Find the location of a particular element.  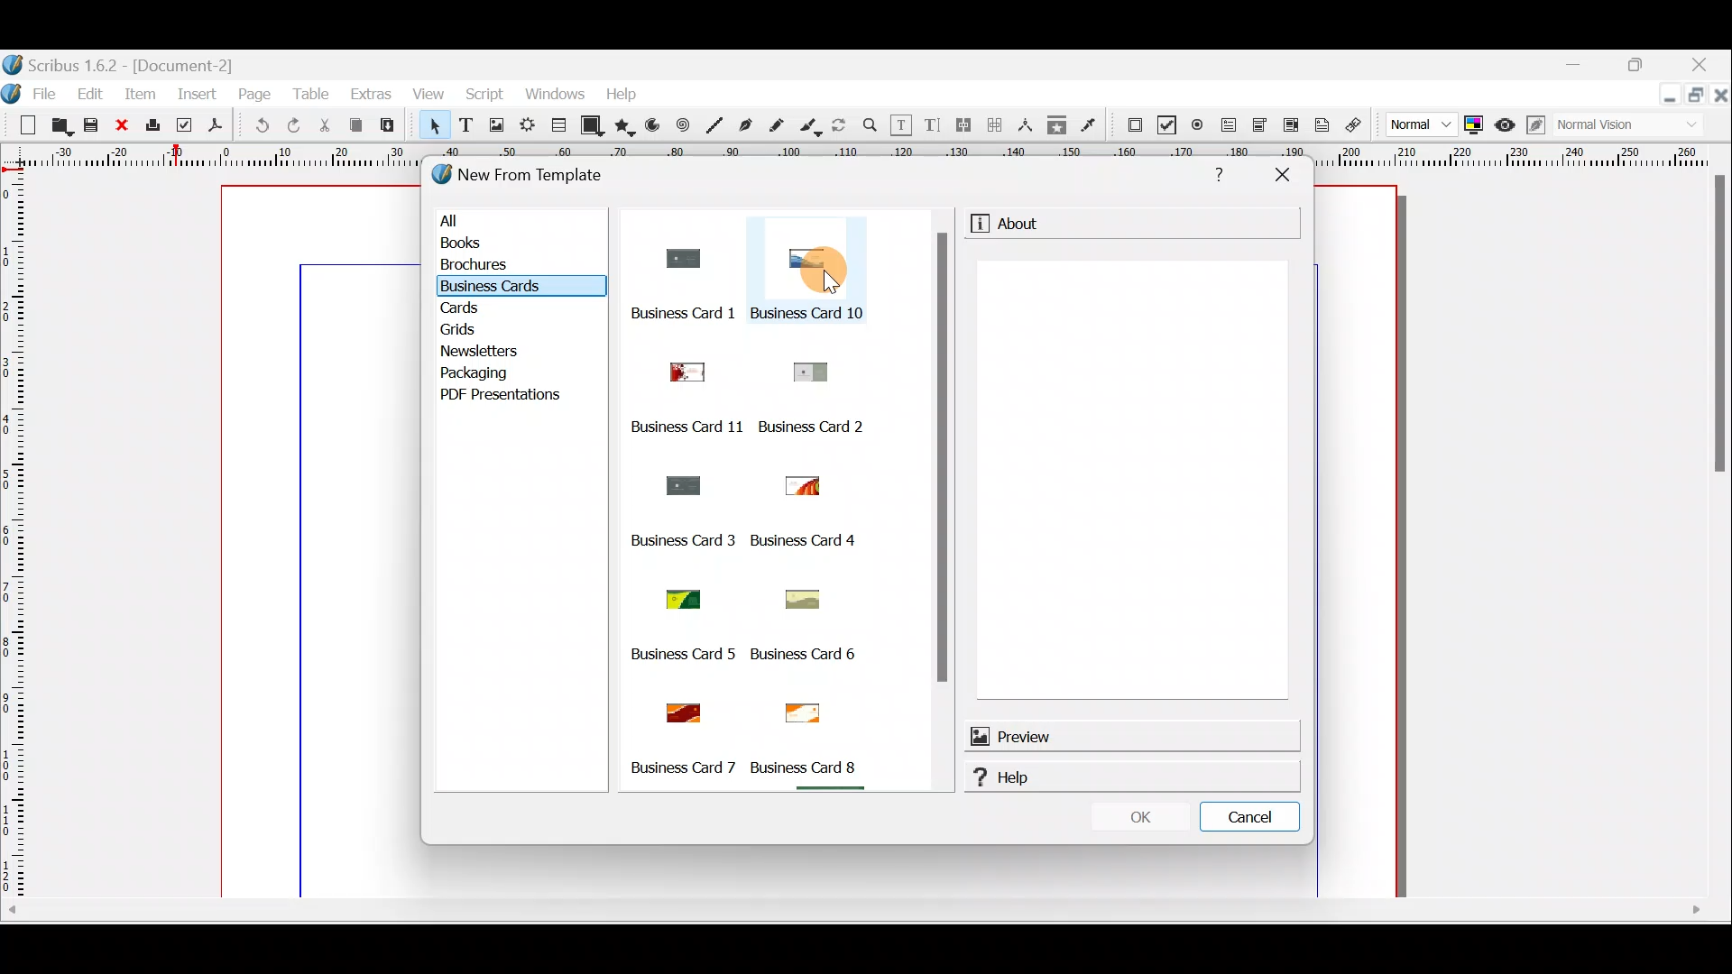

New is located at coordinates (22, 126).